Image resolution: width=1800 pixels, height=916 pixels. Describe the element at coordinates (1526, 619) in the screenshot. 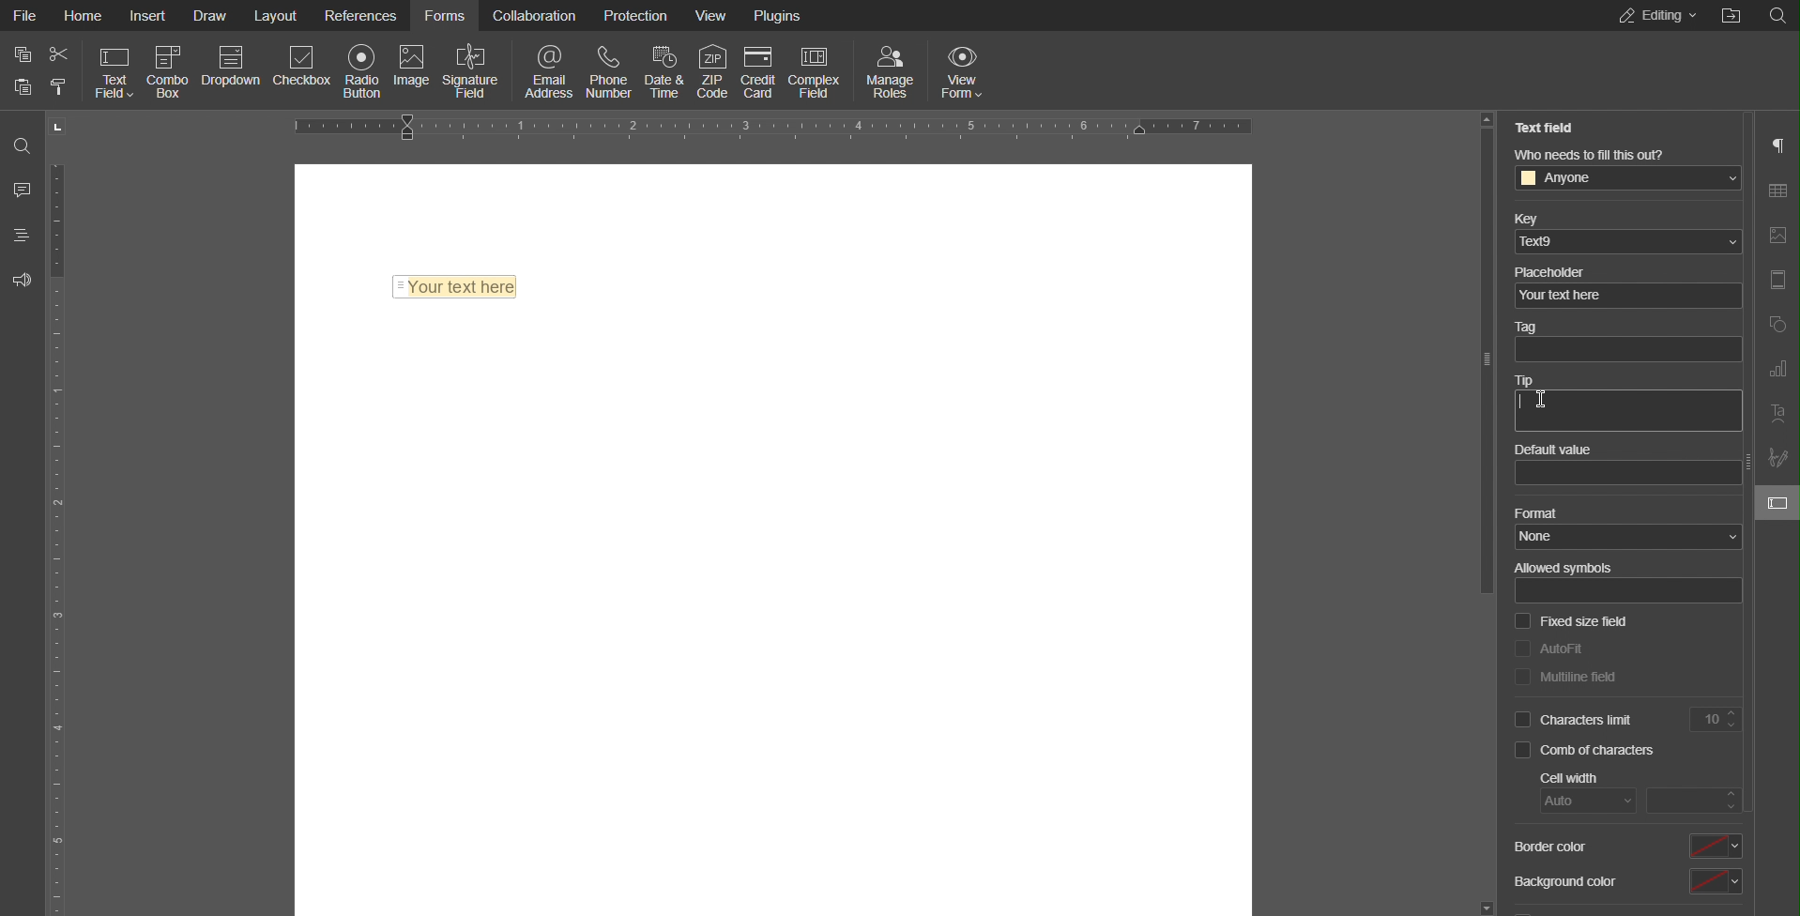

I see `checkbox` at that location.